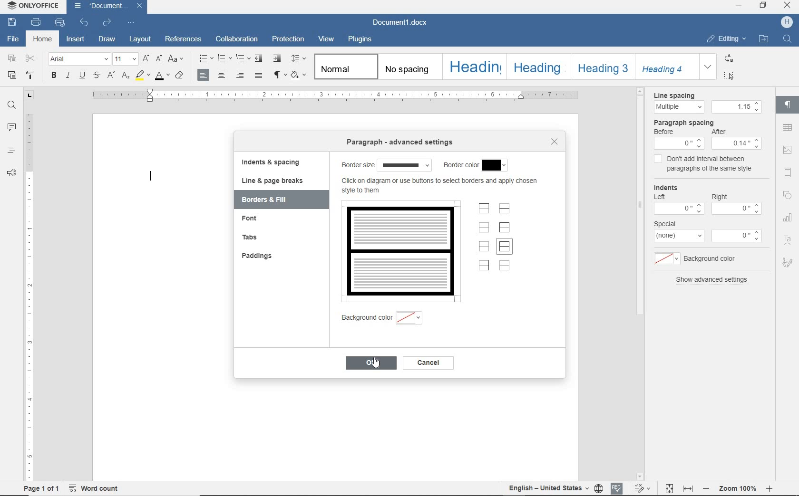  Describe the element at coordinates (177, 59) in the screenshot. I see `change case` at that location.